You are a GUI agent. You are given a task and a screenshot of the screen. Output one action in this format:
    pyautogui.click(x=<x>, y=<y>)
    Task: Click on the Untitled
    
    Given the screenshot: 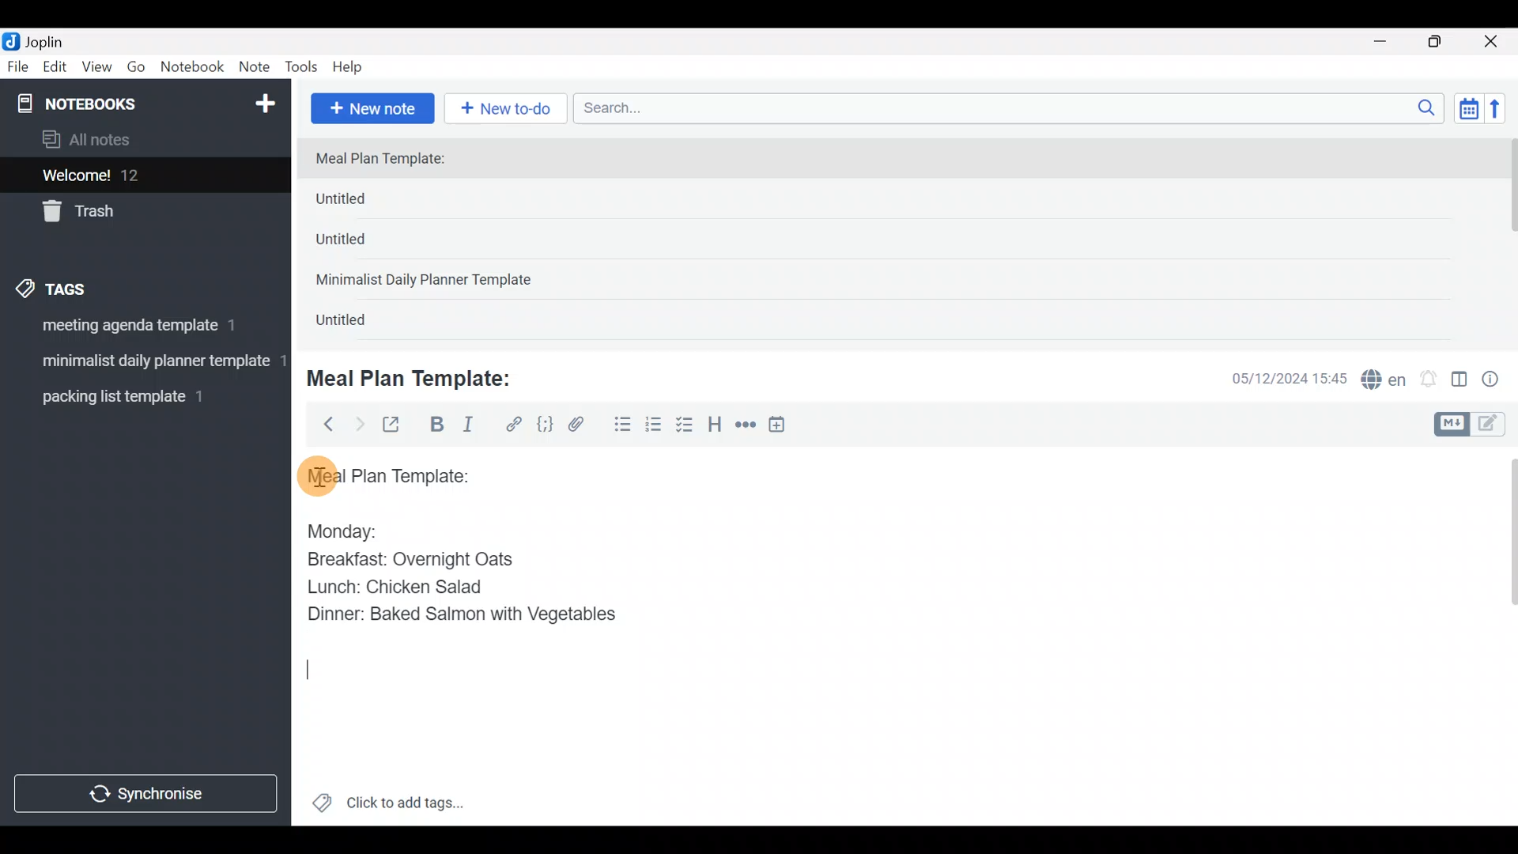 What is the action you would take?
    pyautogui.click(x=367, y=202)
    